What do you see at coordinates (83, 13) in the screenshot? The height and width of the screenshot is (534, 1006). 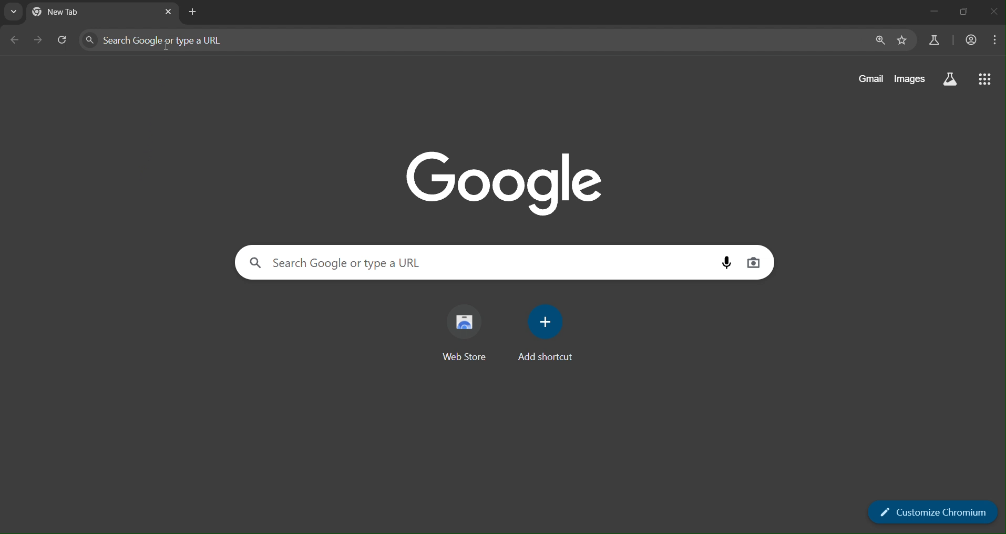 I see `new tab` at bounding box center [83, 13].